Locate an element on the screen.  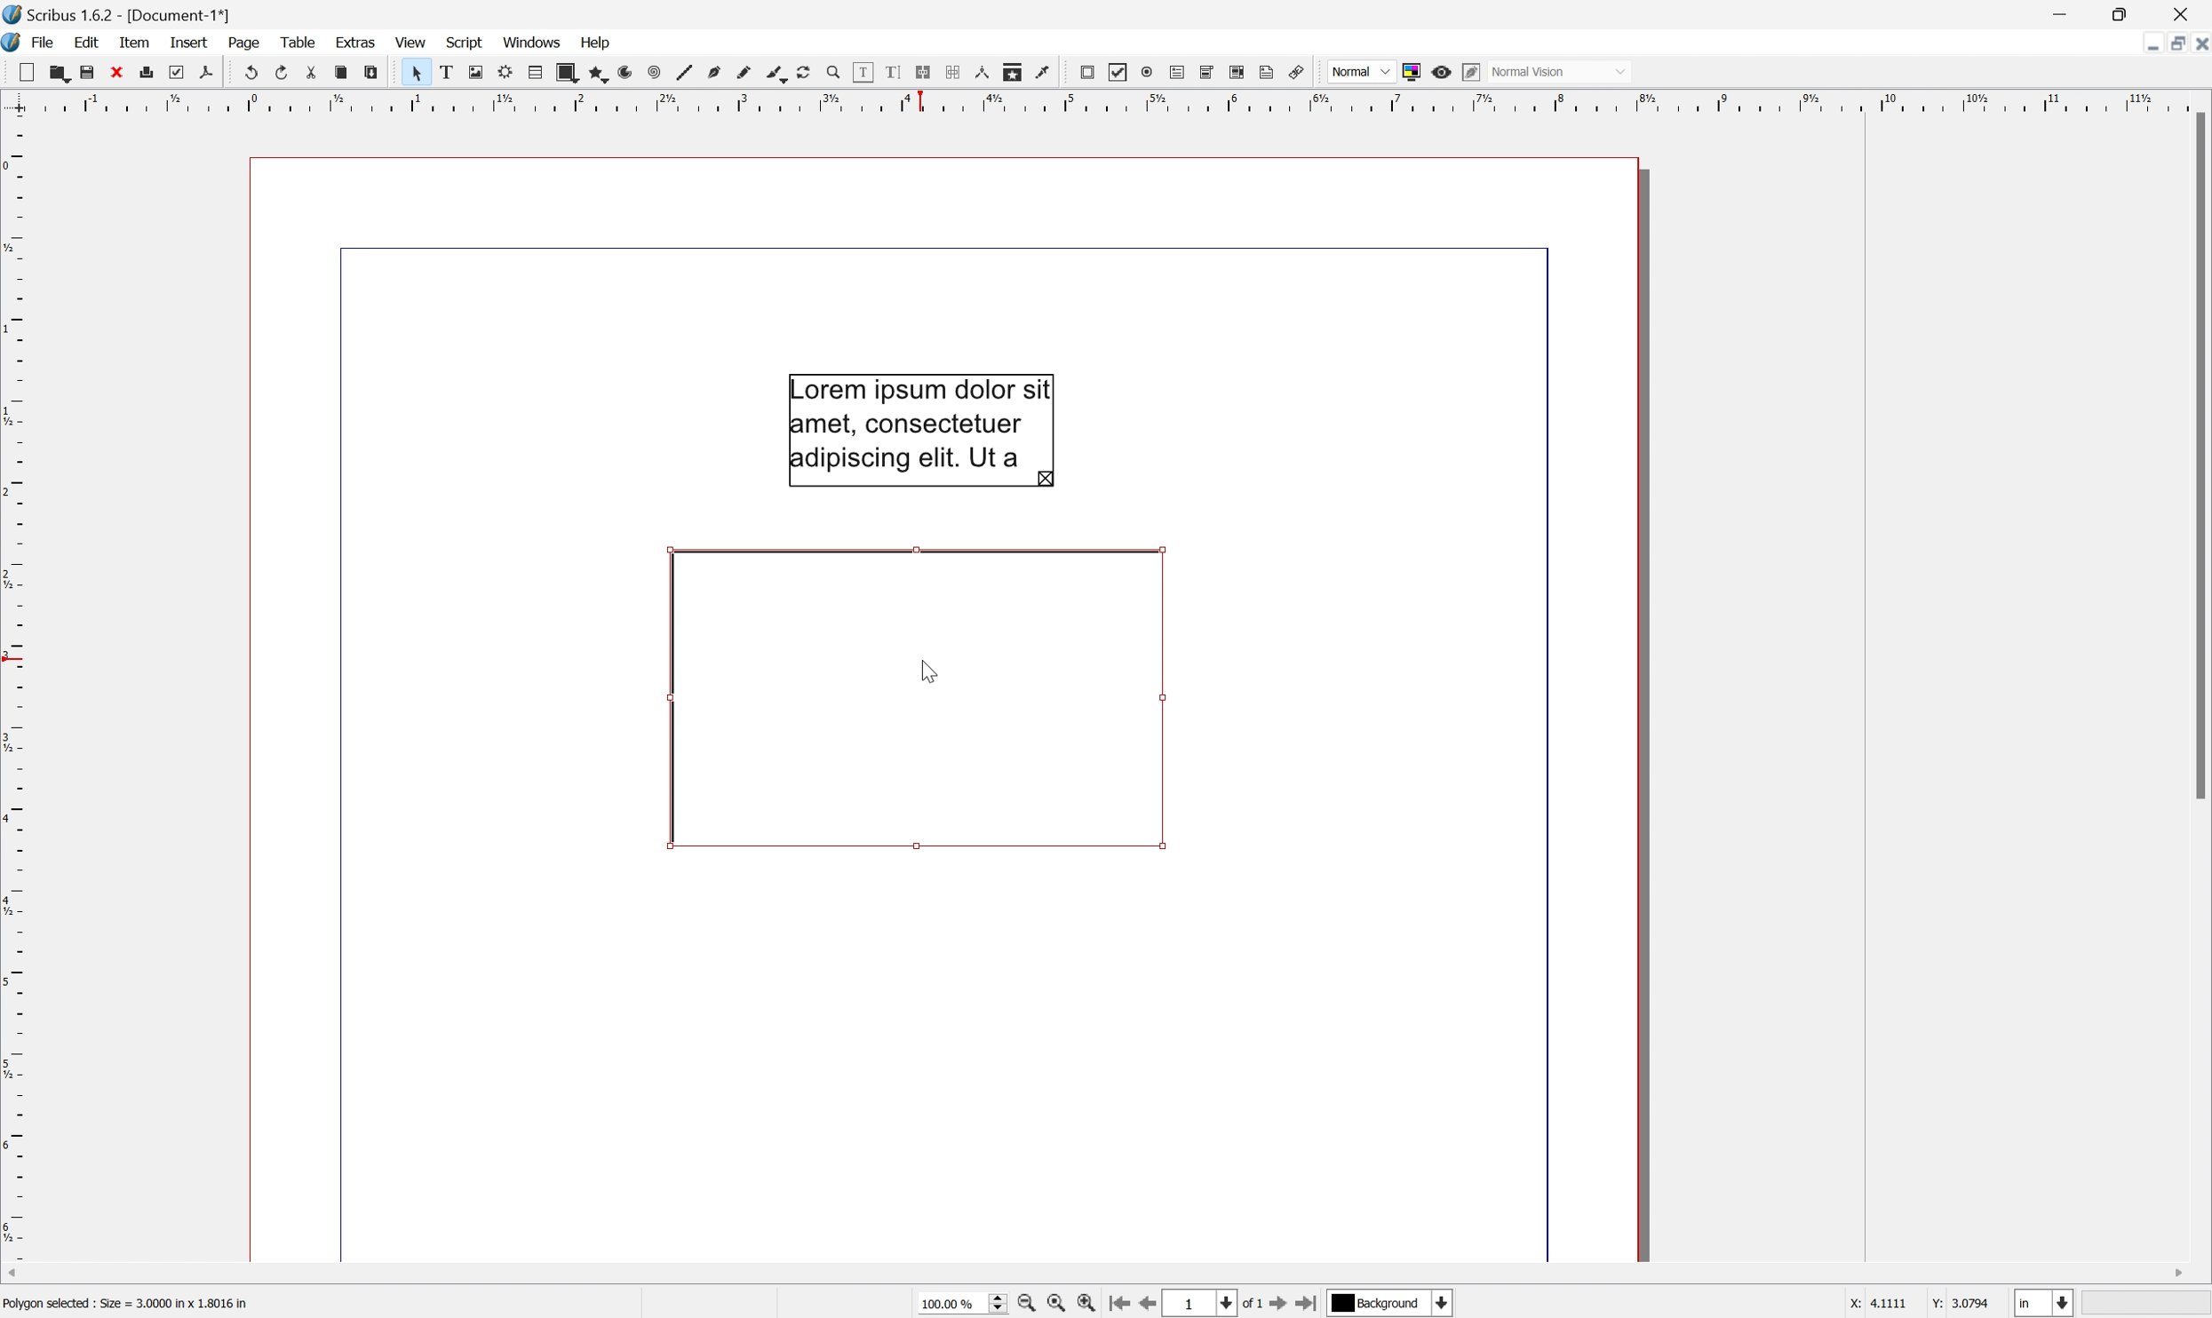
Undo is located at coordinates (245, 72).